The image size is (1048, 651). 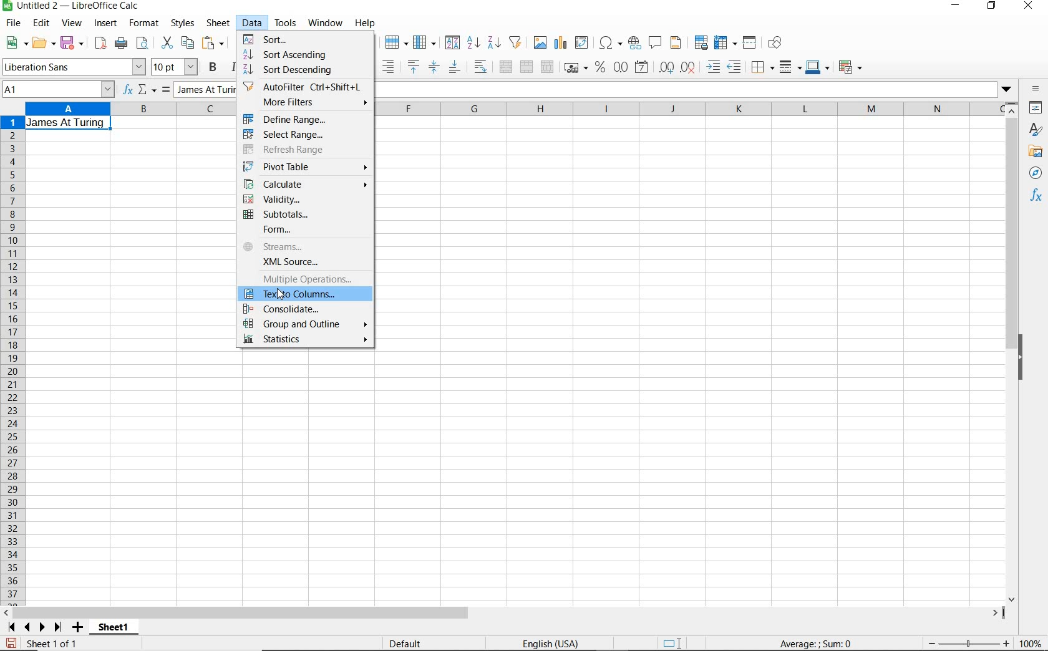 I want to click on functions, so click(x=1037, y=196).